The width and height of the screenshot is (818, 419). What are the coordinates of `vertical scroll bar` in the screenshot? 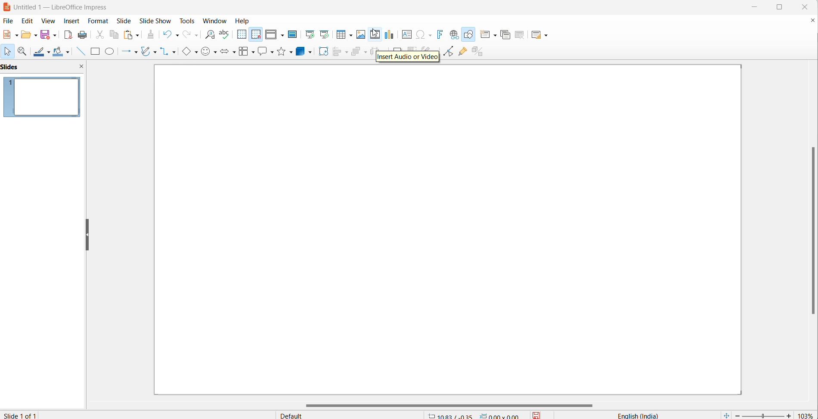 It's located at (813, 232).